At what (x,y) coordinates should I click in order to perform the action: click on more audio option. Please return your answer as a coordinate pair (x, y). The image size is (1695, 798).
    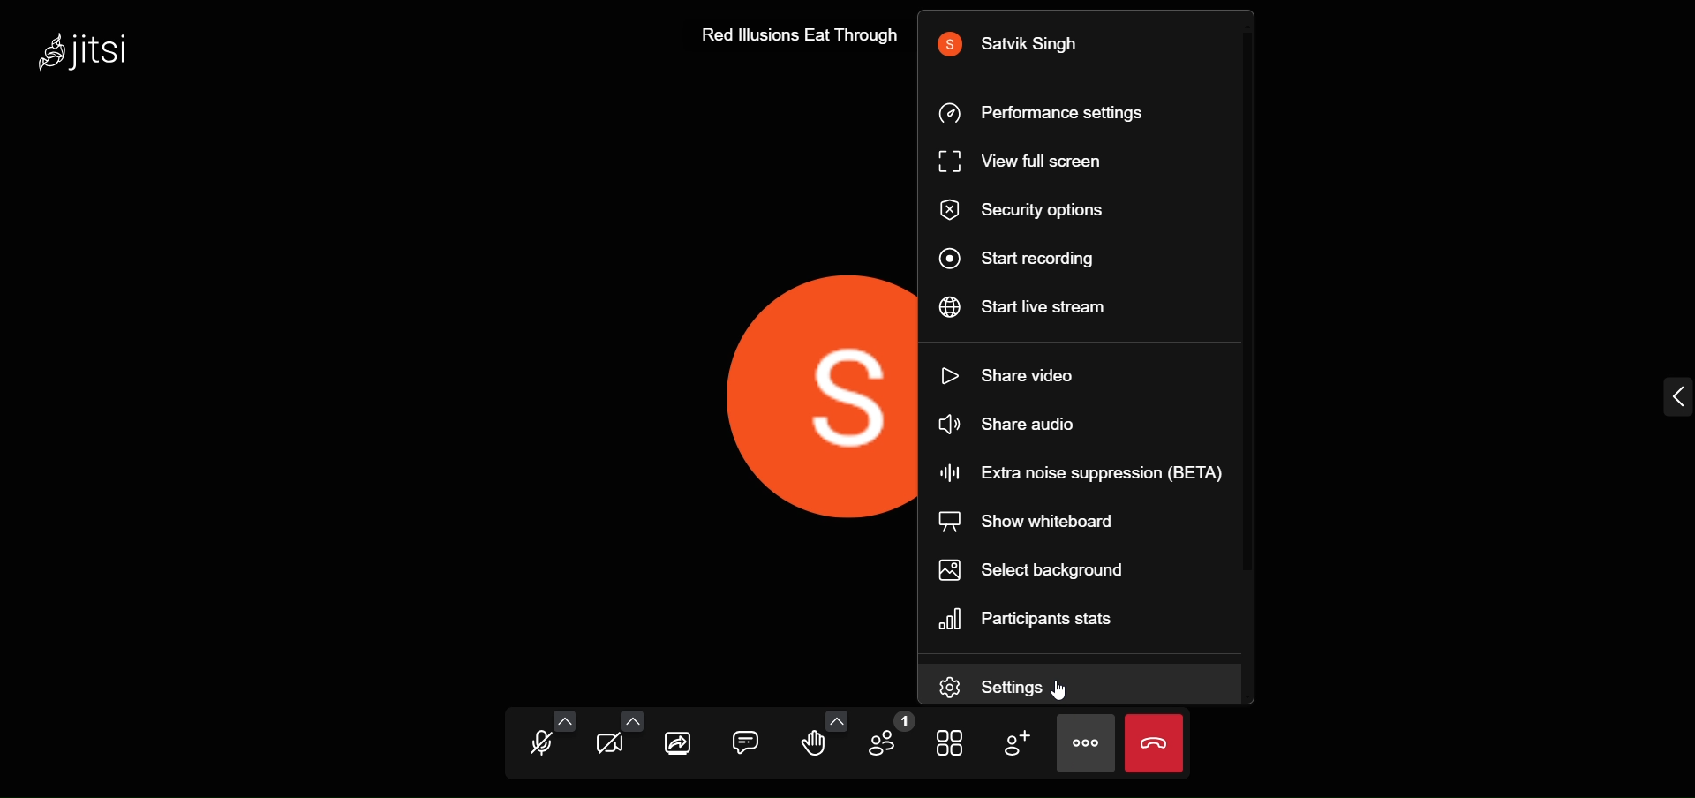
    Looking at the image, I should click on (568, 718).